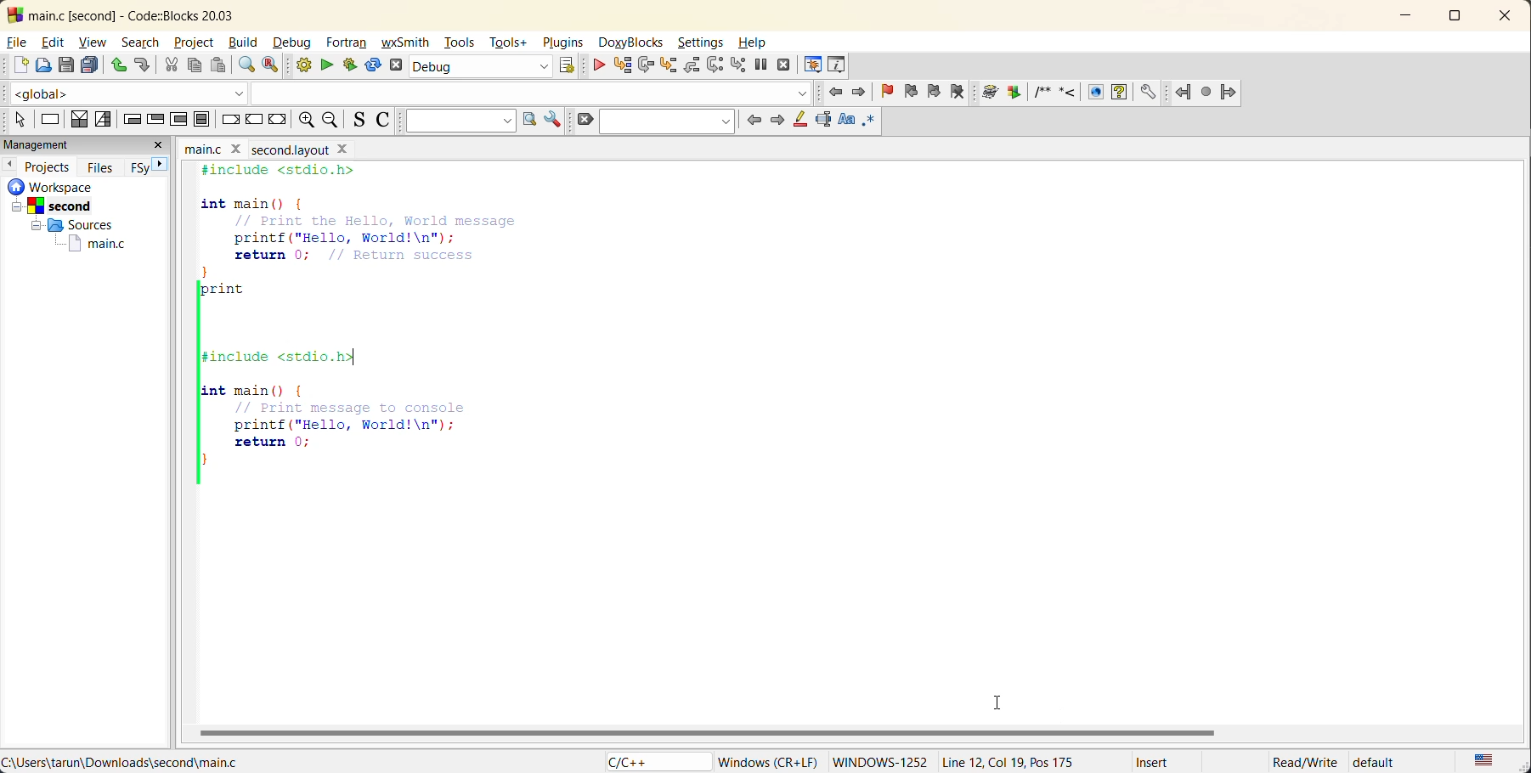  I want to click on instruction , so click(51, 119).